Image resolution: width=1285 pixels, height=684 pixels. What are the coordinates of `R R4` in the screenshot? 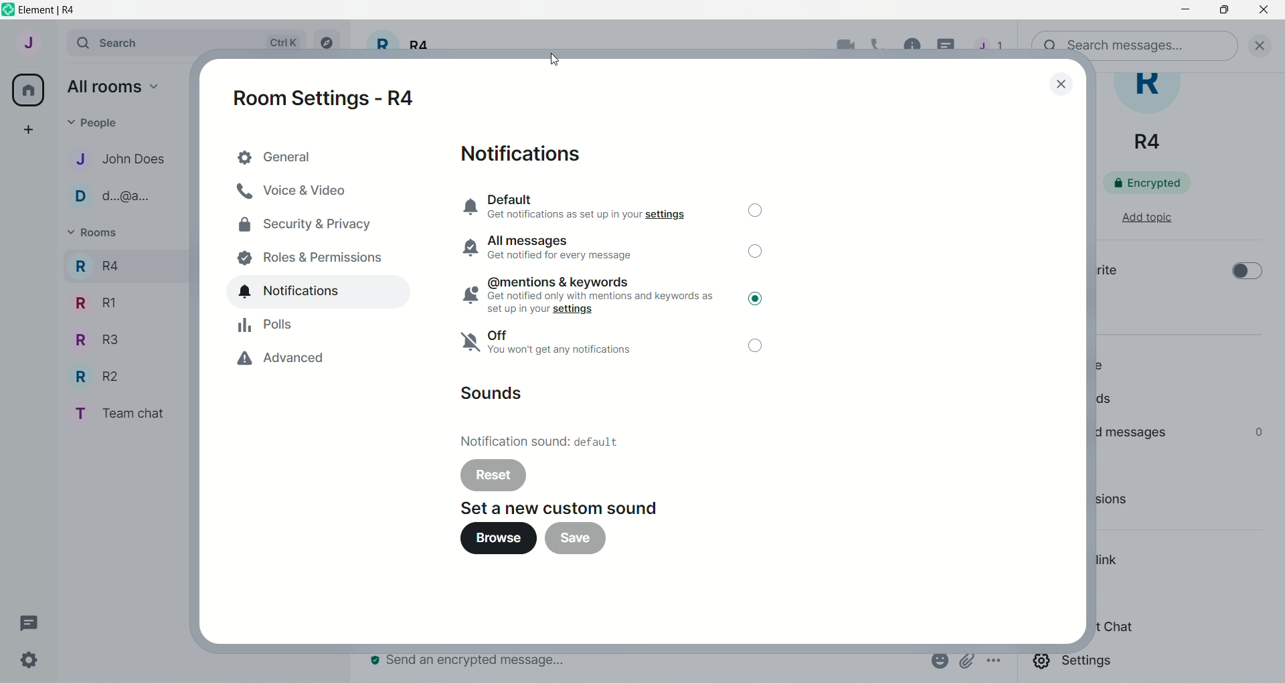 It's located at (96, 264).